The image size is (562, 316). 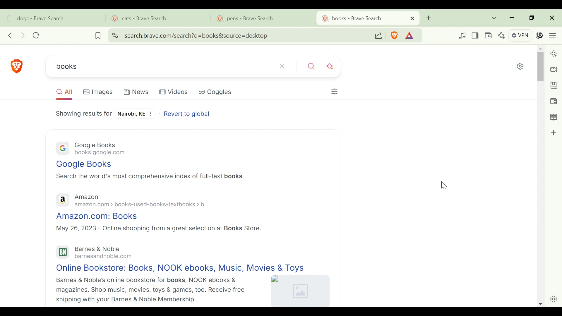 I want to click on Revert to global, so click(x=189, y=115).